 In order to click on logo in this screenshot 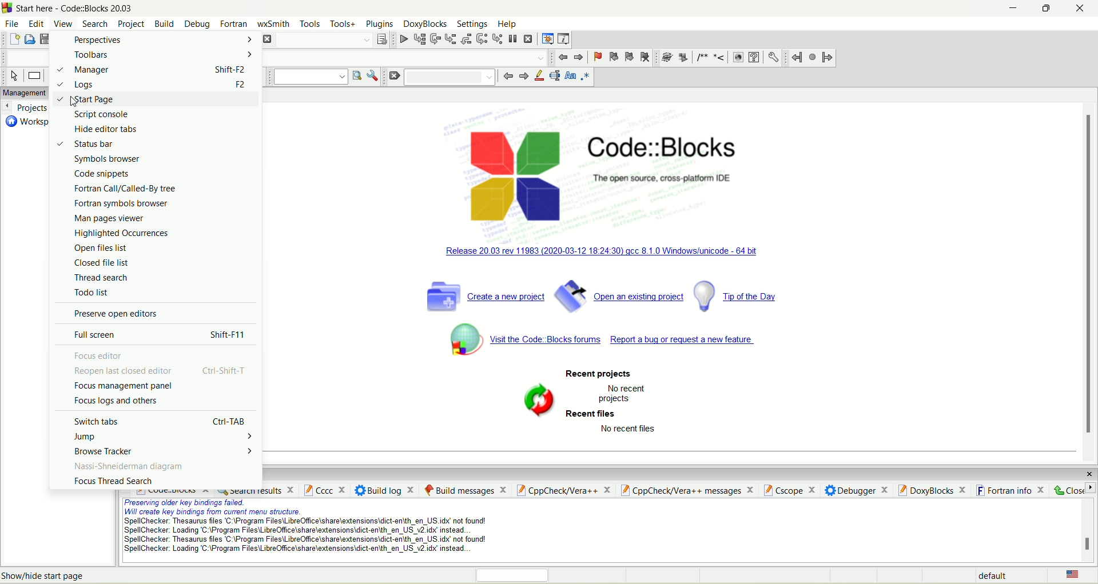, I will do `click(512, 174)`.